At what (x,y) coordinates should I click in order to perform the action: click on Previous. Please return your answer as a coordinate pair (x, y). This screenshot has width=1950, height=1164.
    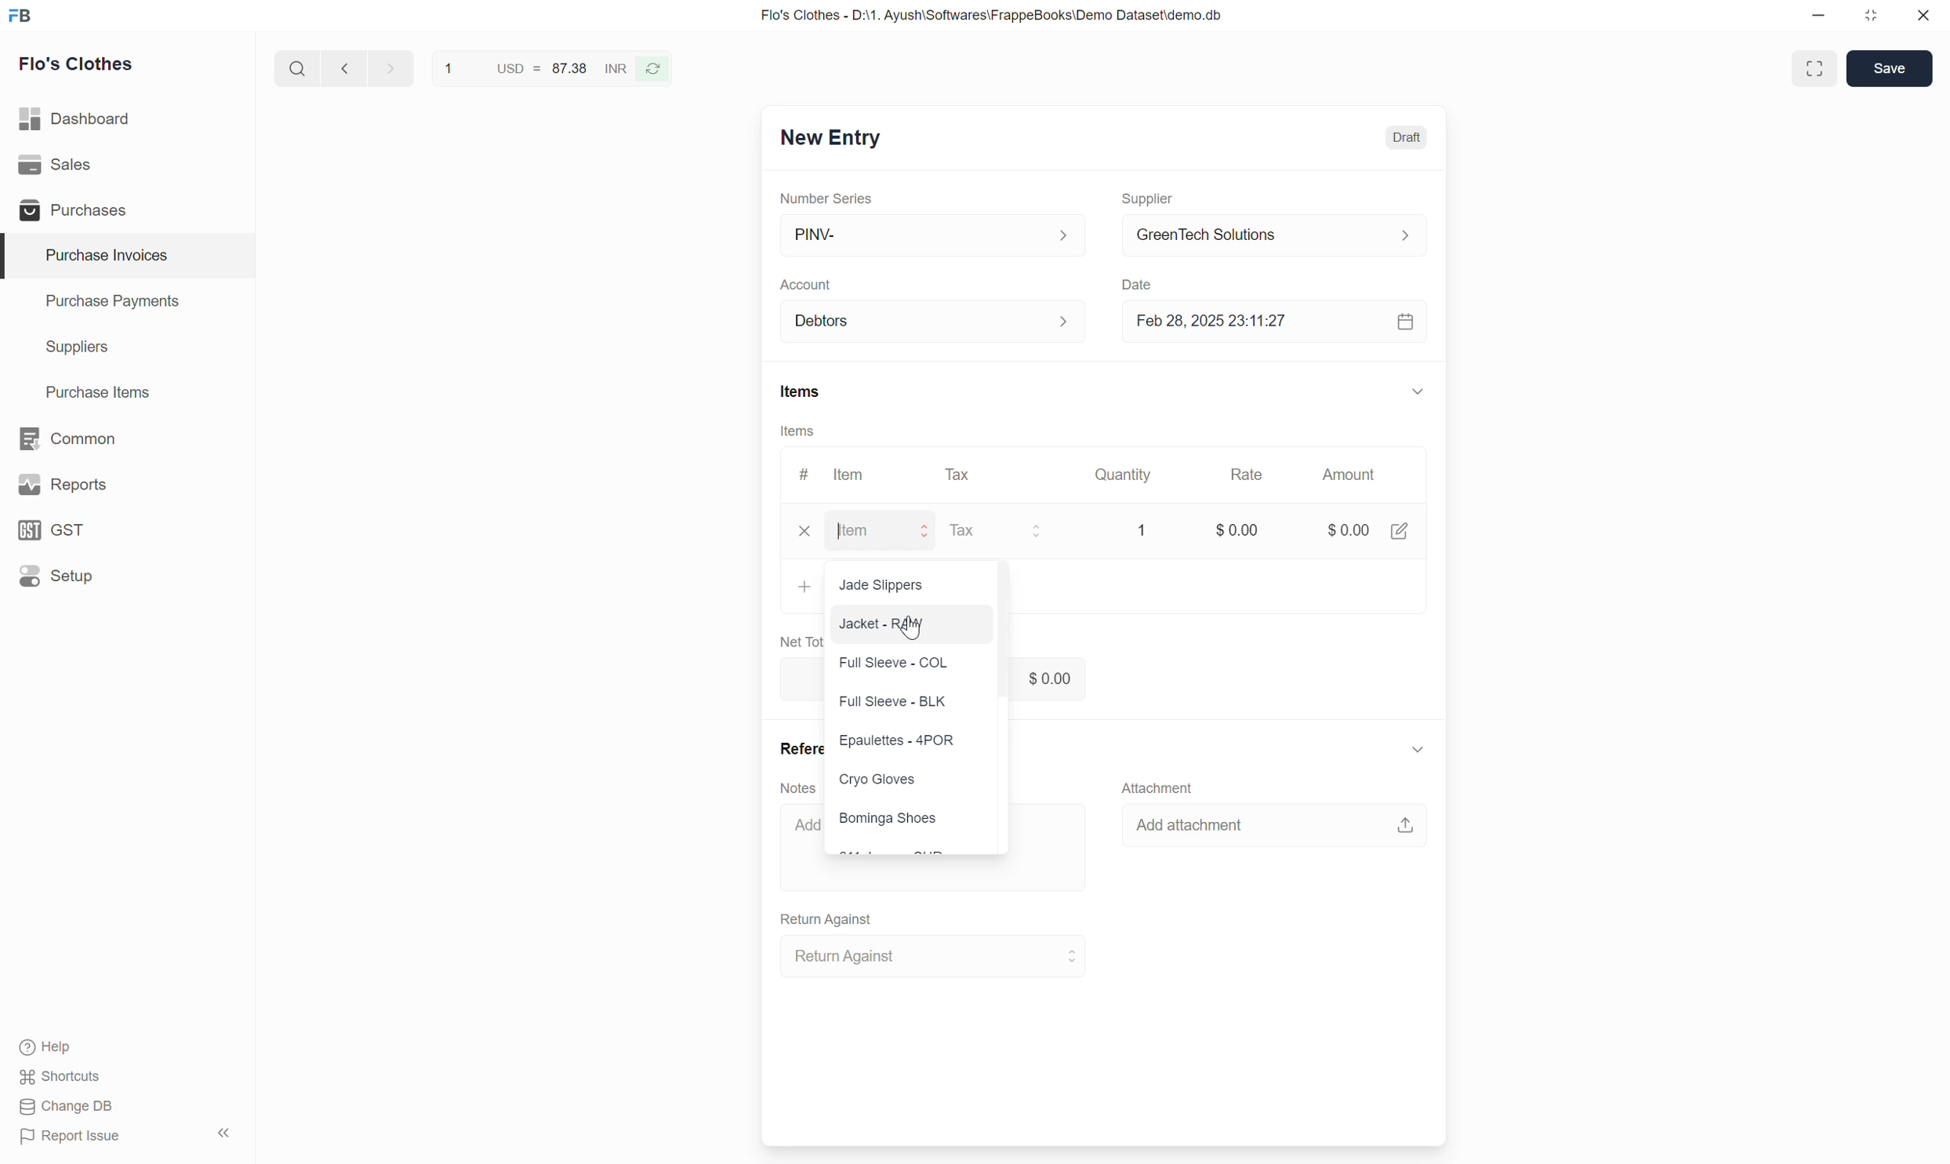
    Looking at the image, I should click on (344, 67).